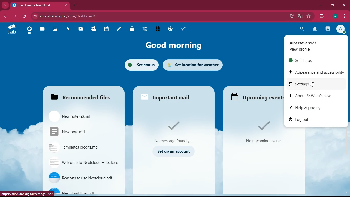 The width and height of the screenshot is (350, 197). Describe the element at coordinates (82, 96) in the screenshot. I see `Recommended files` at that location.